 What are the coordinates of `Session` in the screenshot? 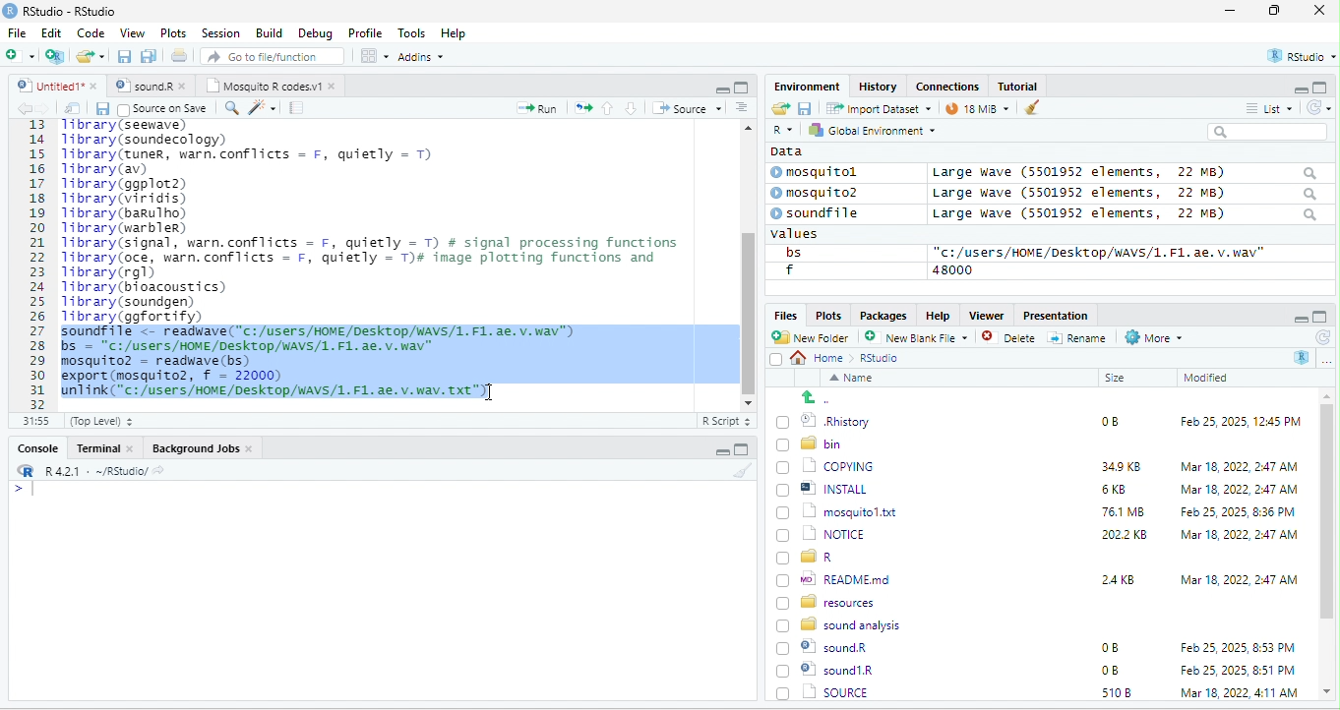 It's located at (221, 31).